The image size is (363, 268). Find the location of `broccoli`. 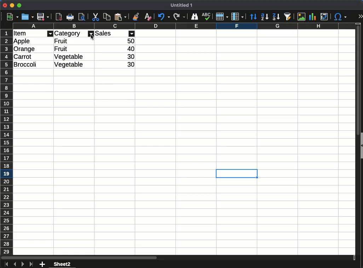

broccoli is located at coordinates (27, 64).